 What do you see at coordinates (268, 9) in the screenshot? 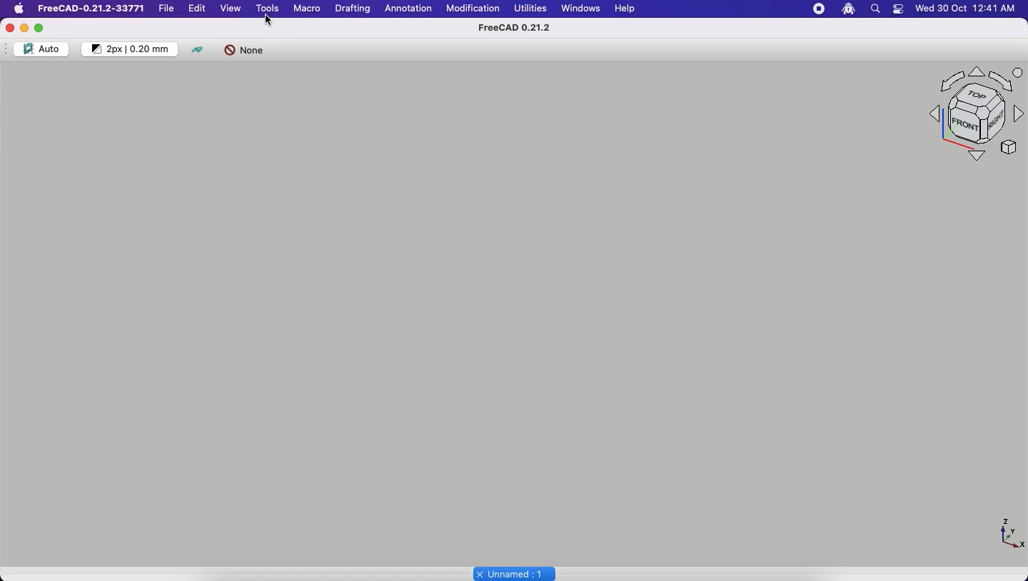
I see `Tools` at bounding box center [268, 9].